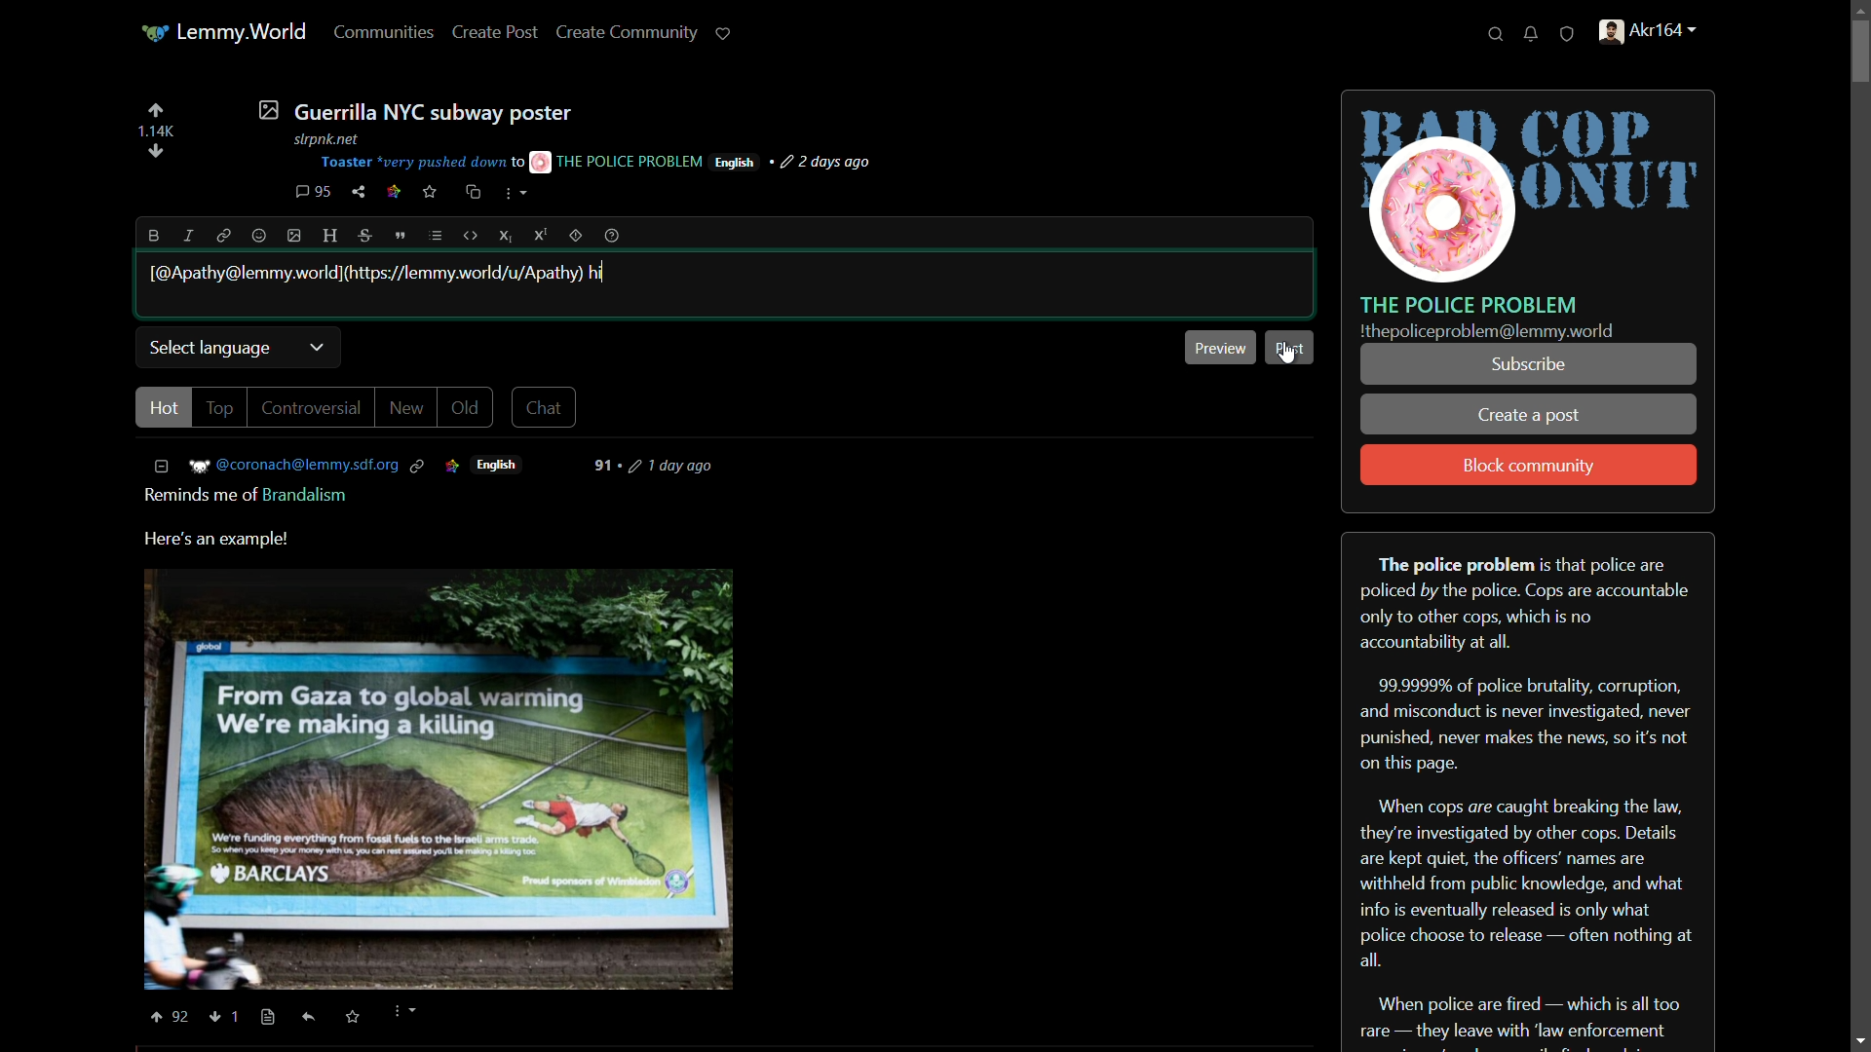 This screenshot has height=1052, width=1871. Describe the element at coordinates (1288, 354) in the screenshot. I see `cursor` at that location.